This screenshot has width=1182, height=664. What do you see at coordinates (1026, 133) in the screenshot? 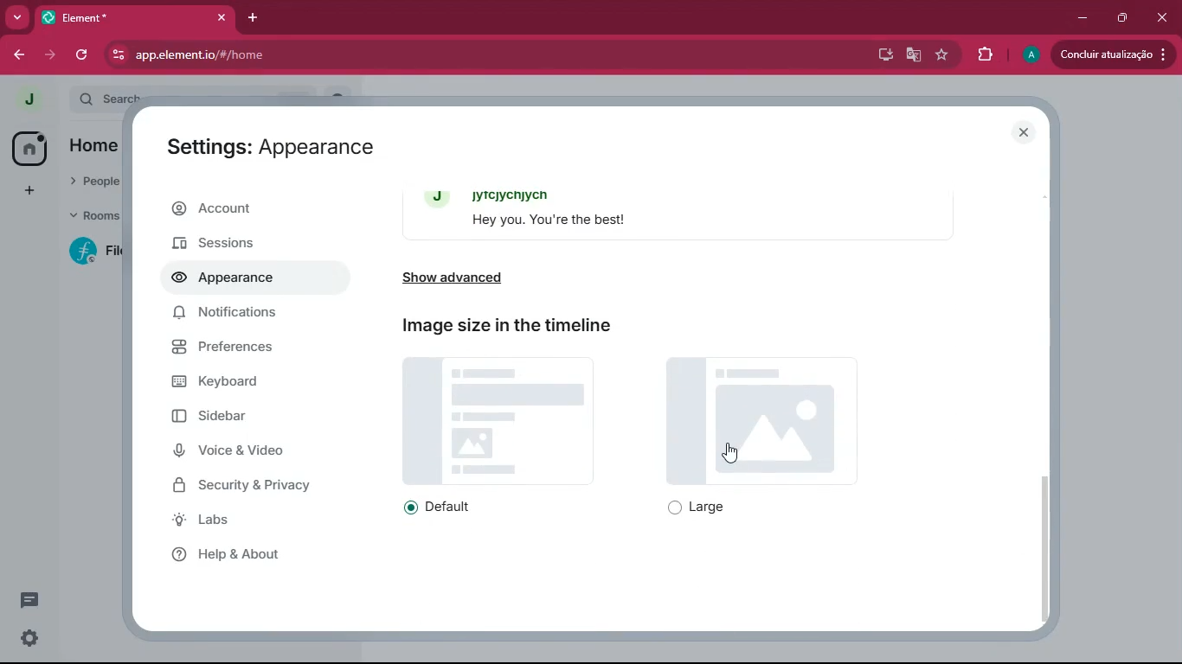
I see `close` at bounding box center [1026, 133].